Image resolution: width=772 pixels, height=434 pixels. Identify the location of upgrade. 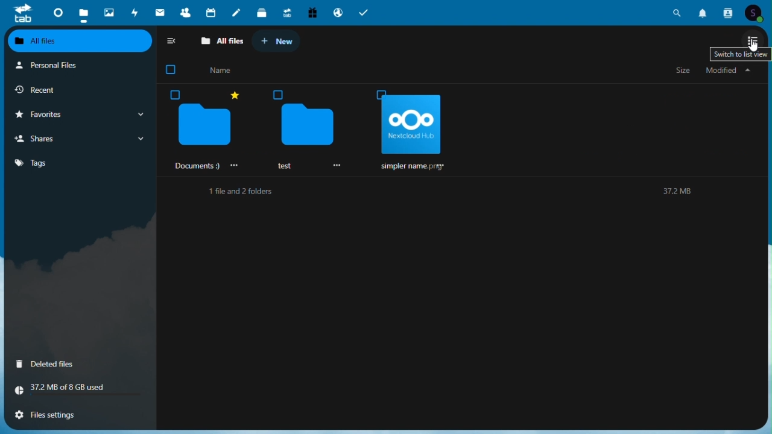
(286, 11).